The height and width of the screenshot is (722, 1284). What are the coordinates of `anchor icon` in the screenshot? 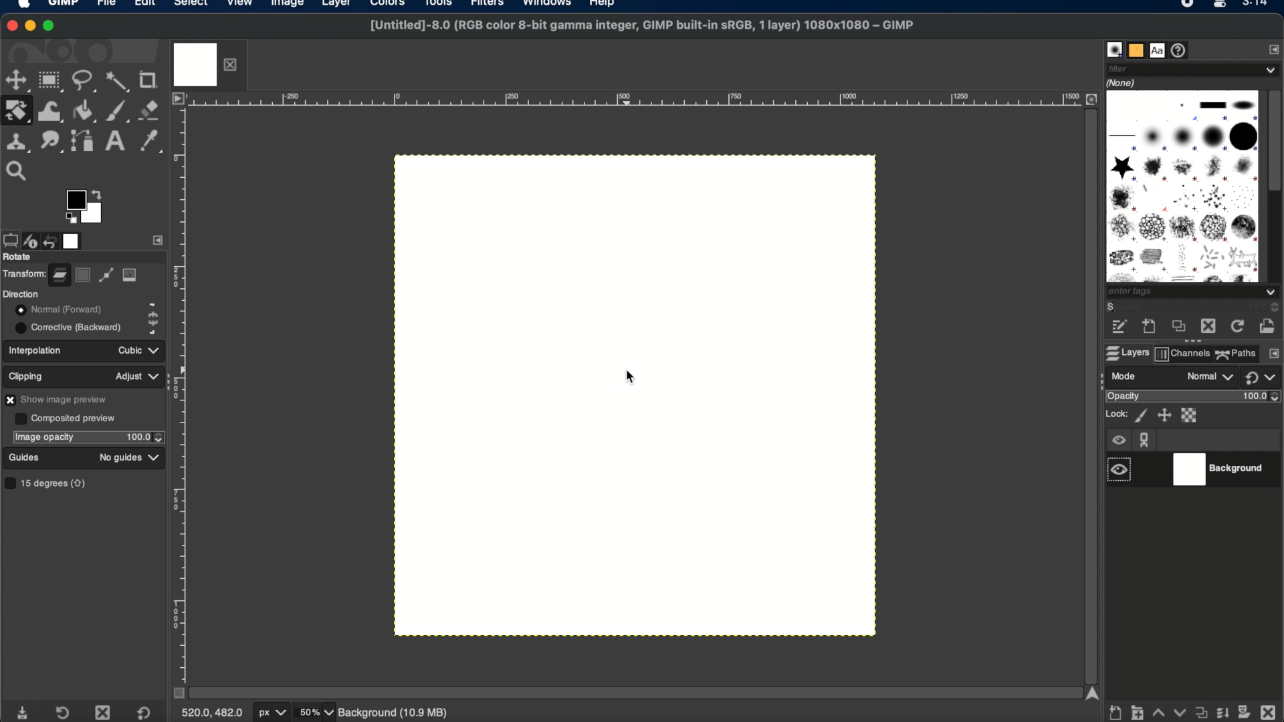 It's located at (1146, 440).